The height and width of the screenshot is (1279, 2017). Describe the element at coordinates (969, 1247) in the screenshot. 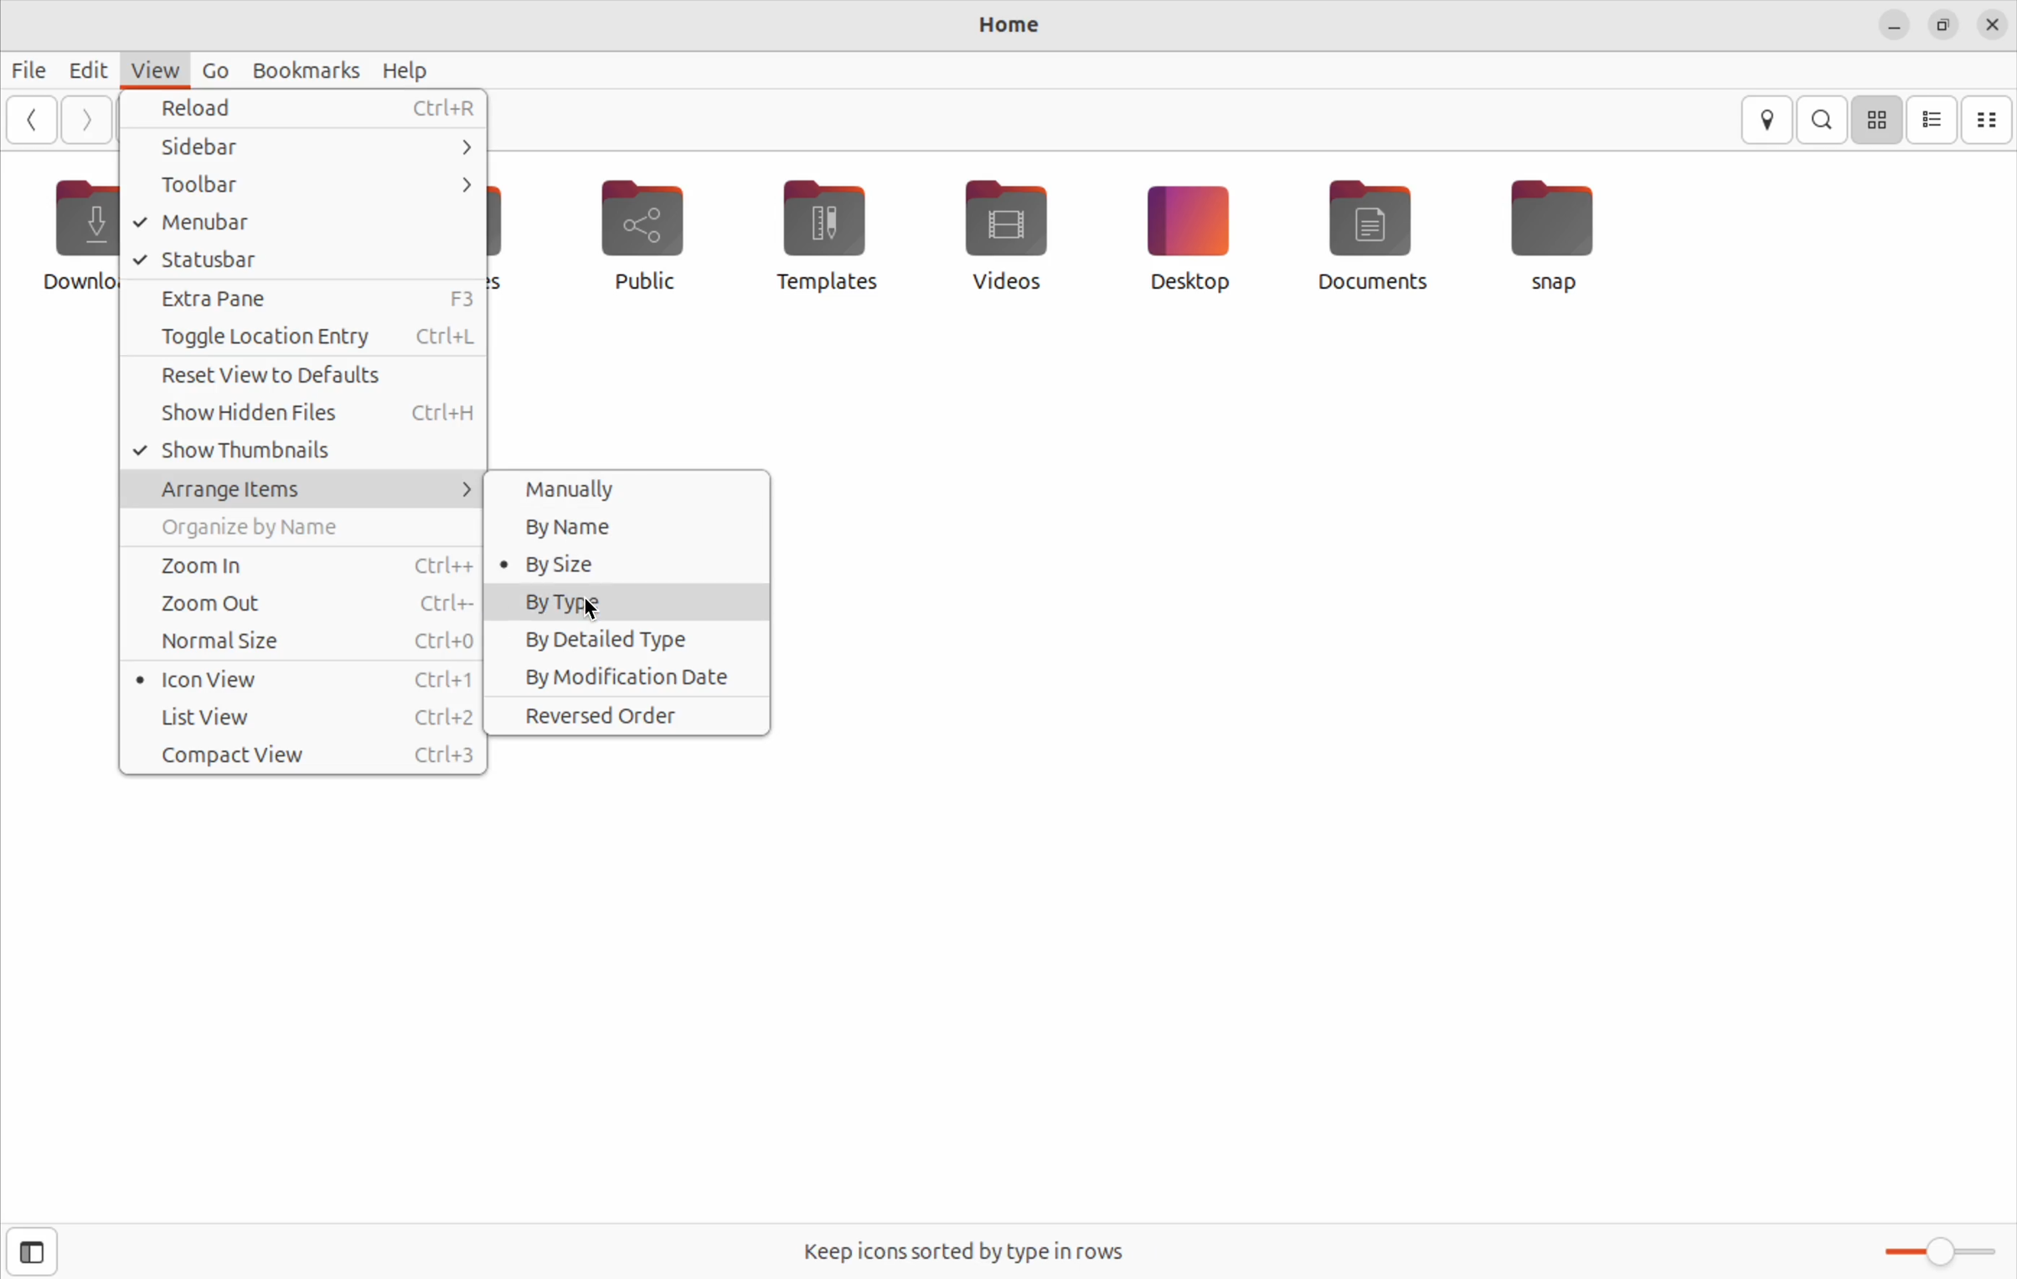

I see `Keep icons sorted by the types in rows` at that location.